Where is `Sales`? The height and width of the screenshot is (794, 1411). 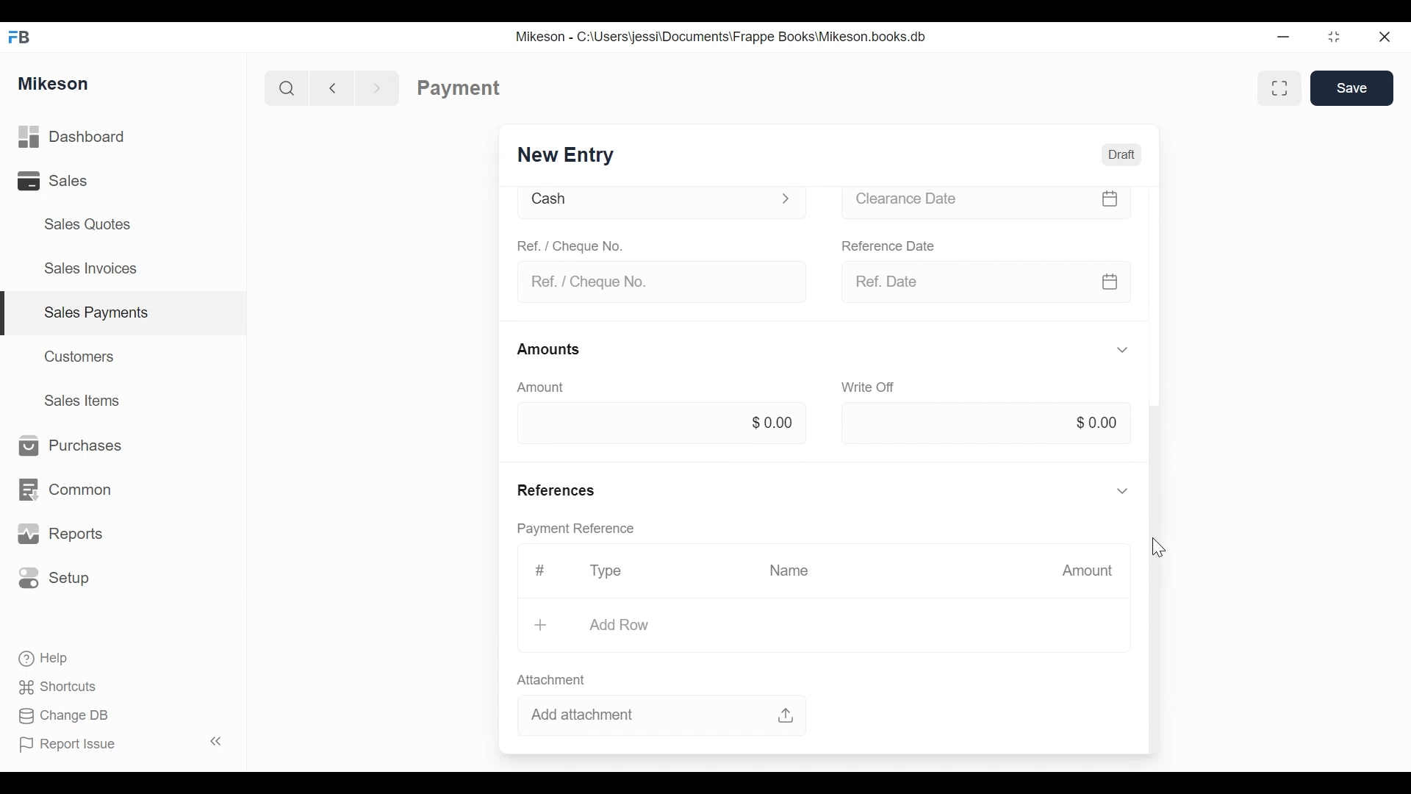 Sales is located at coordinates (51, 182).